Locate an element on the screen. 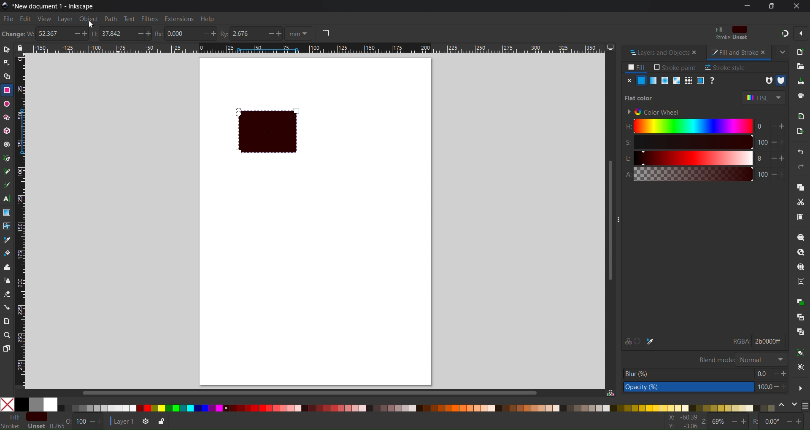 This screenshot has width=810, height=430. Color layer is located at coordinates (417, 408).